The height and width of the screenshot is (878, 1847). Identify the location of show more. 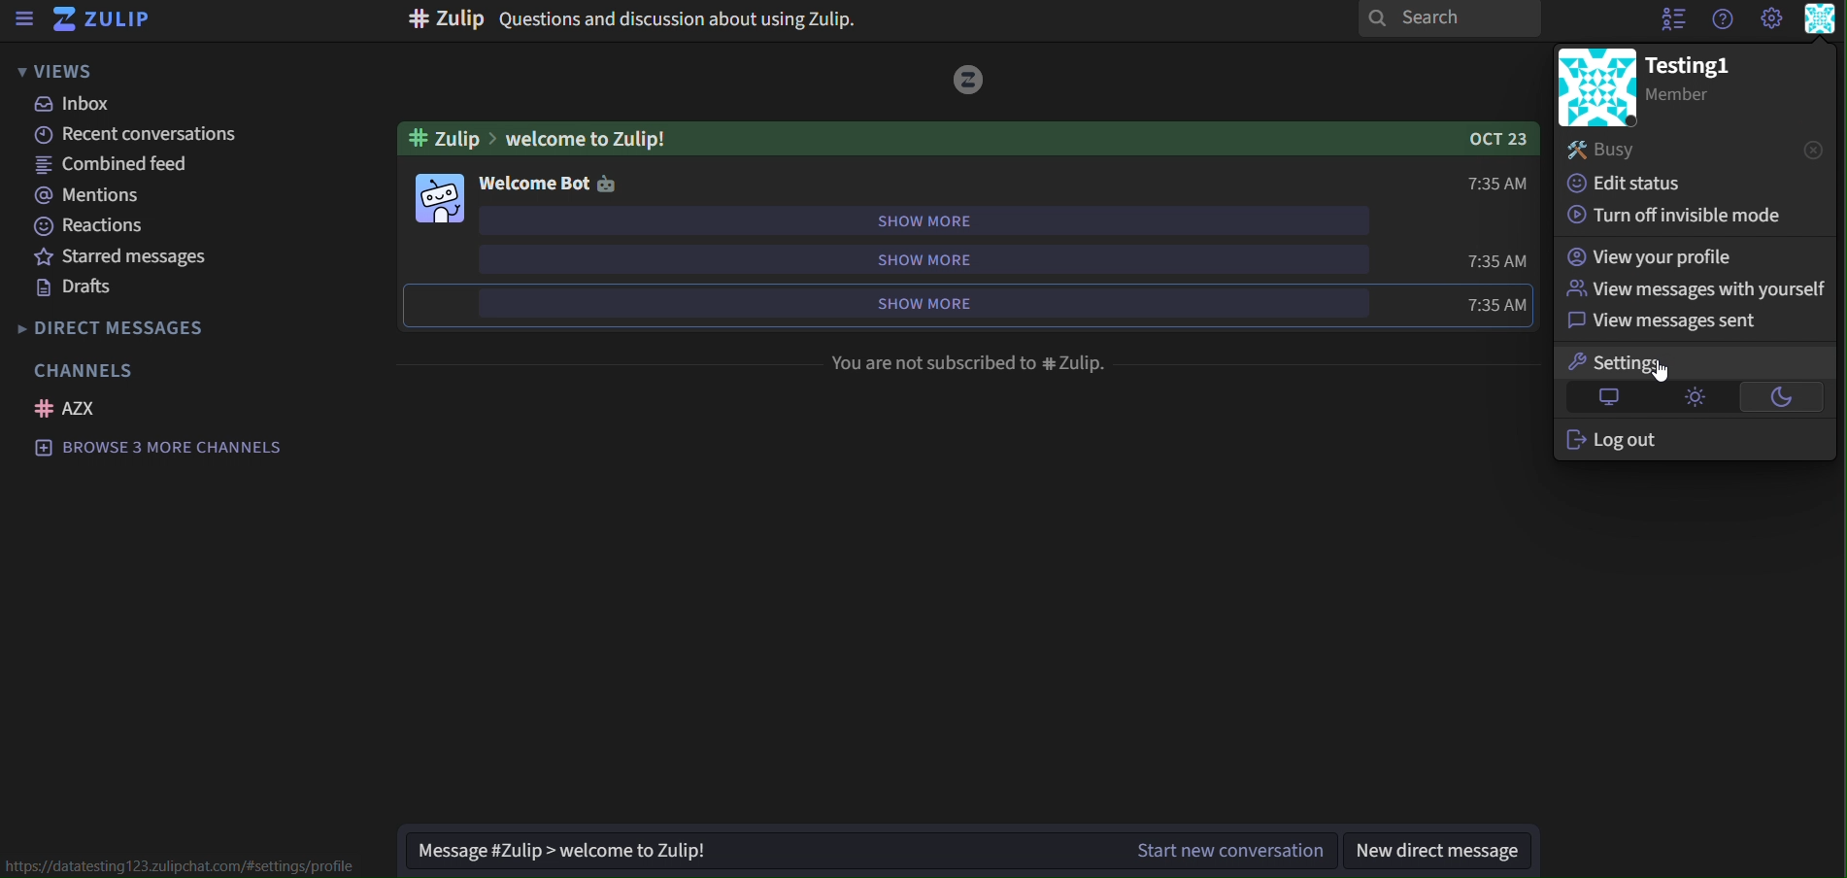
(928, 222).